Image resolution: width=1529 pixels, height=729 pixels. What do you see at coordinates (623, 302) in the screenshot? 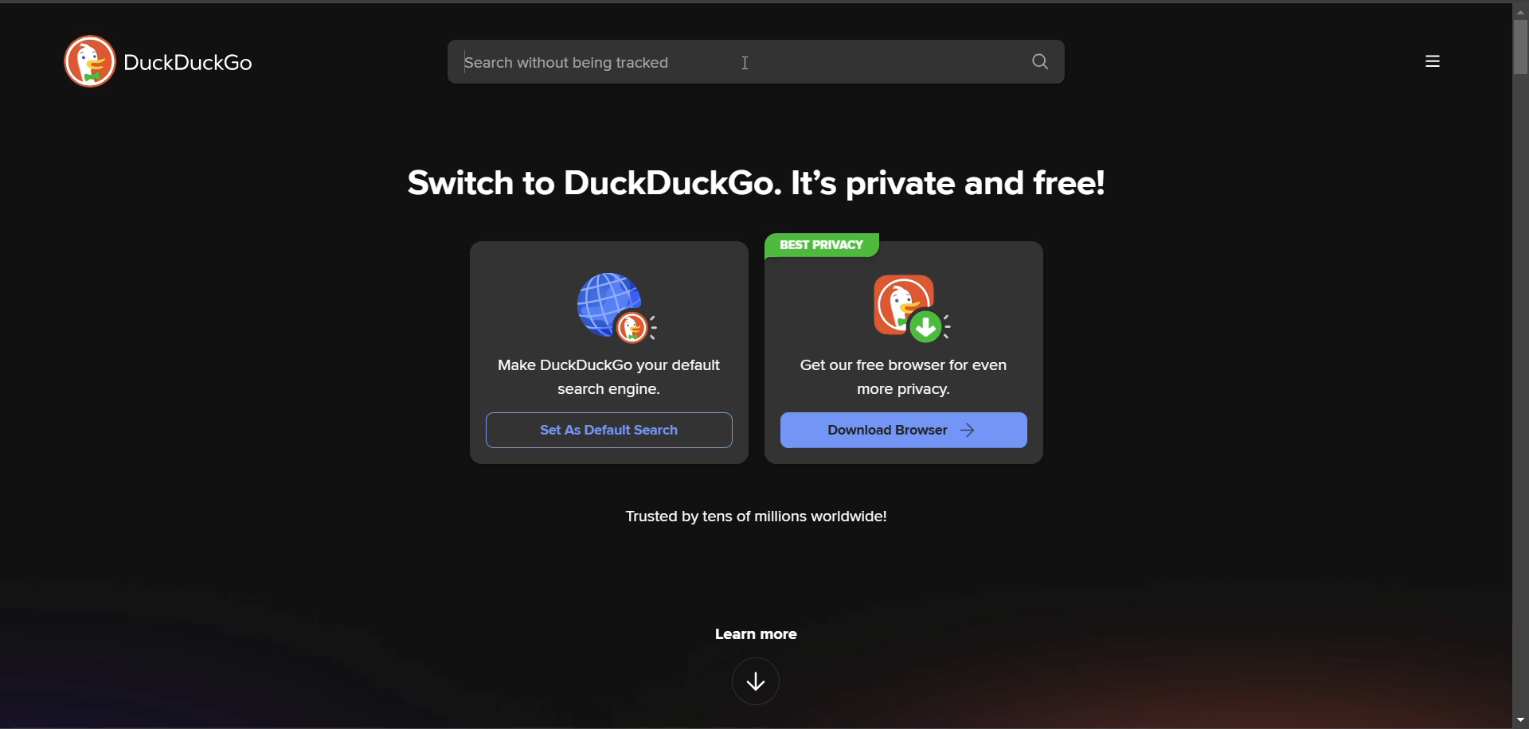
I see `set as default search tile` at bounding box center [623, 302].